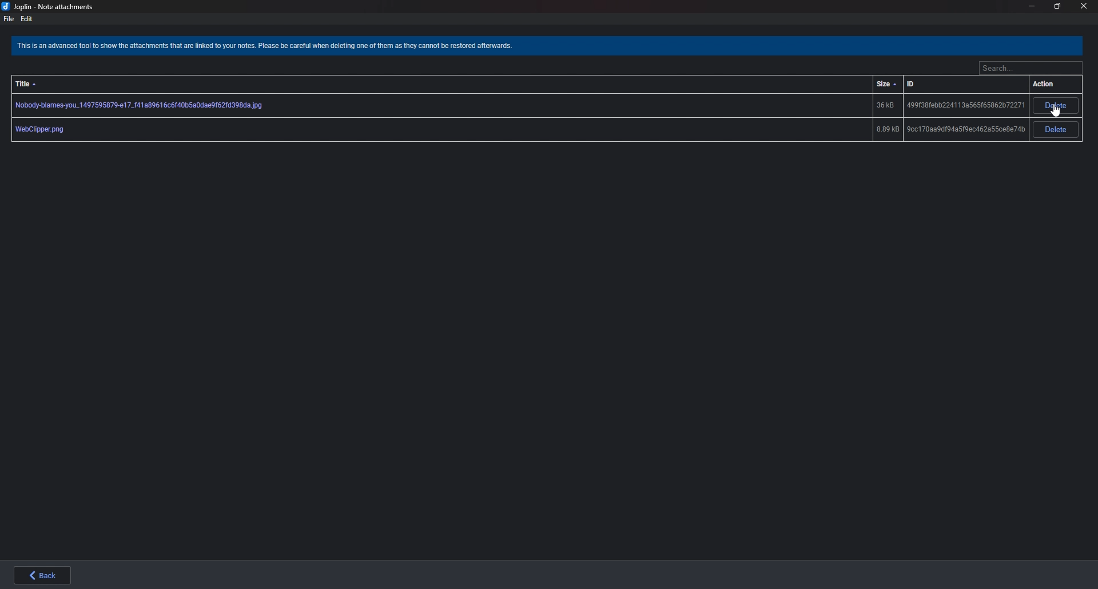  Describe the element at coordinates (39, 575) in the screenshot. I see `back` at that location.